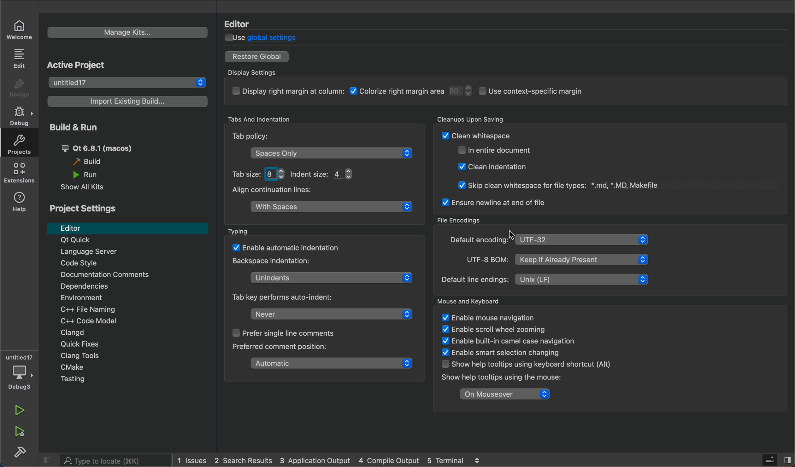  What do you see at coordinates (331, 314) in the screenshot?
I see `tab key auto indent` at bounding box center [331, 314].